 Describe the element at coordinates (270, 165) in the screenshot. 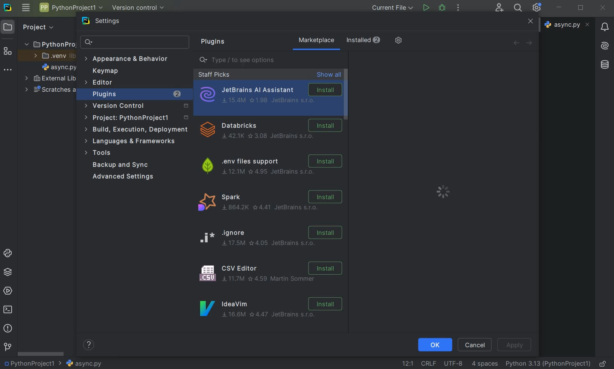

I see `.env files support` at that location.